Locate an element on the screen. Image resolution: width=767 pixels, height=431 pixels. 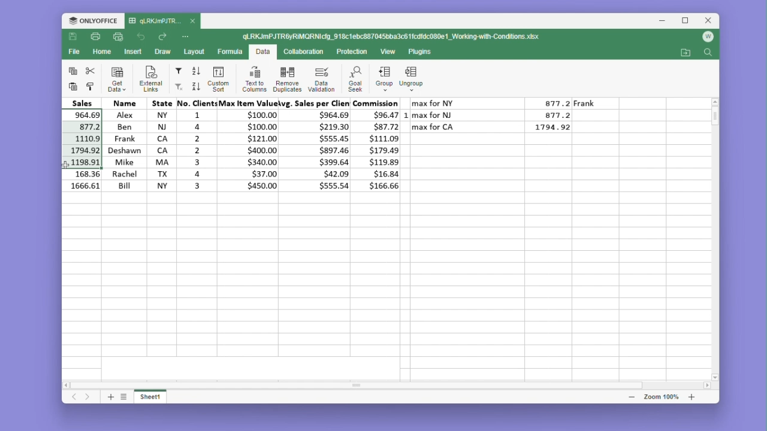
Ungroup is located at coordinates (412, 80).